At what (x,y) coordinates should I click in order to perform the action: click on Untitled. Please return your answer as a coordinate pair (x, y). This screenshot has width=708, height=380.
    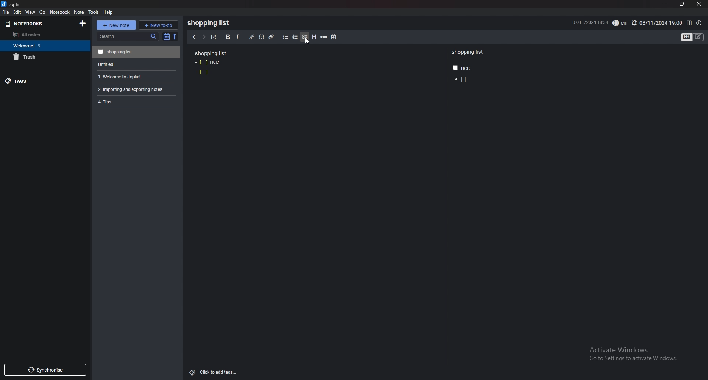
    Looking at the image, I should click on (135, 64).